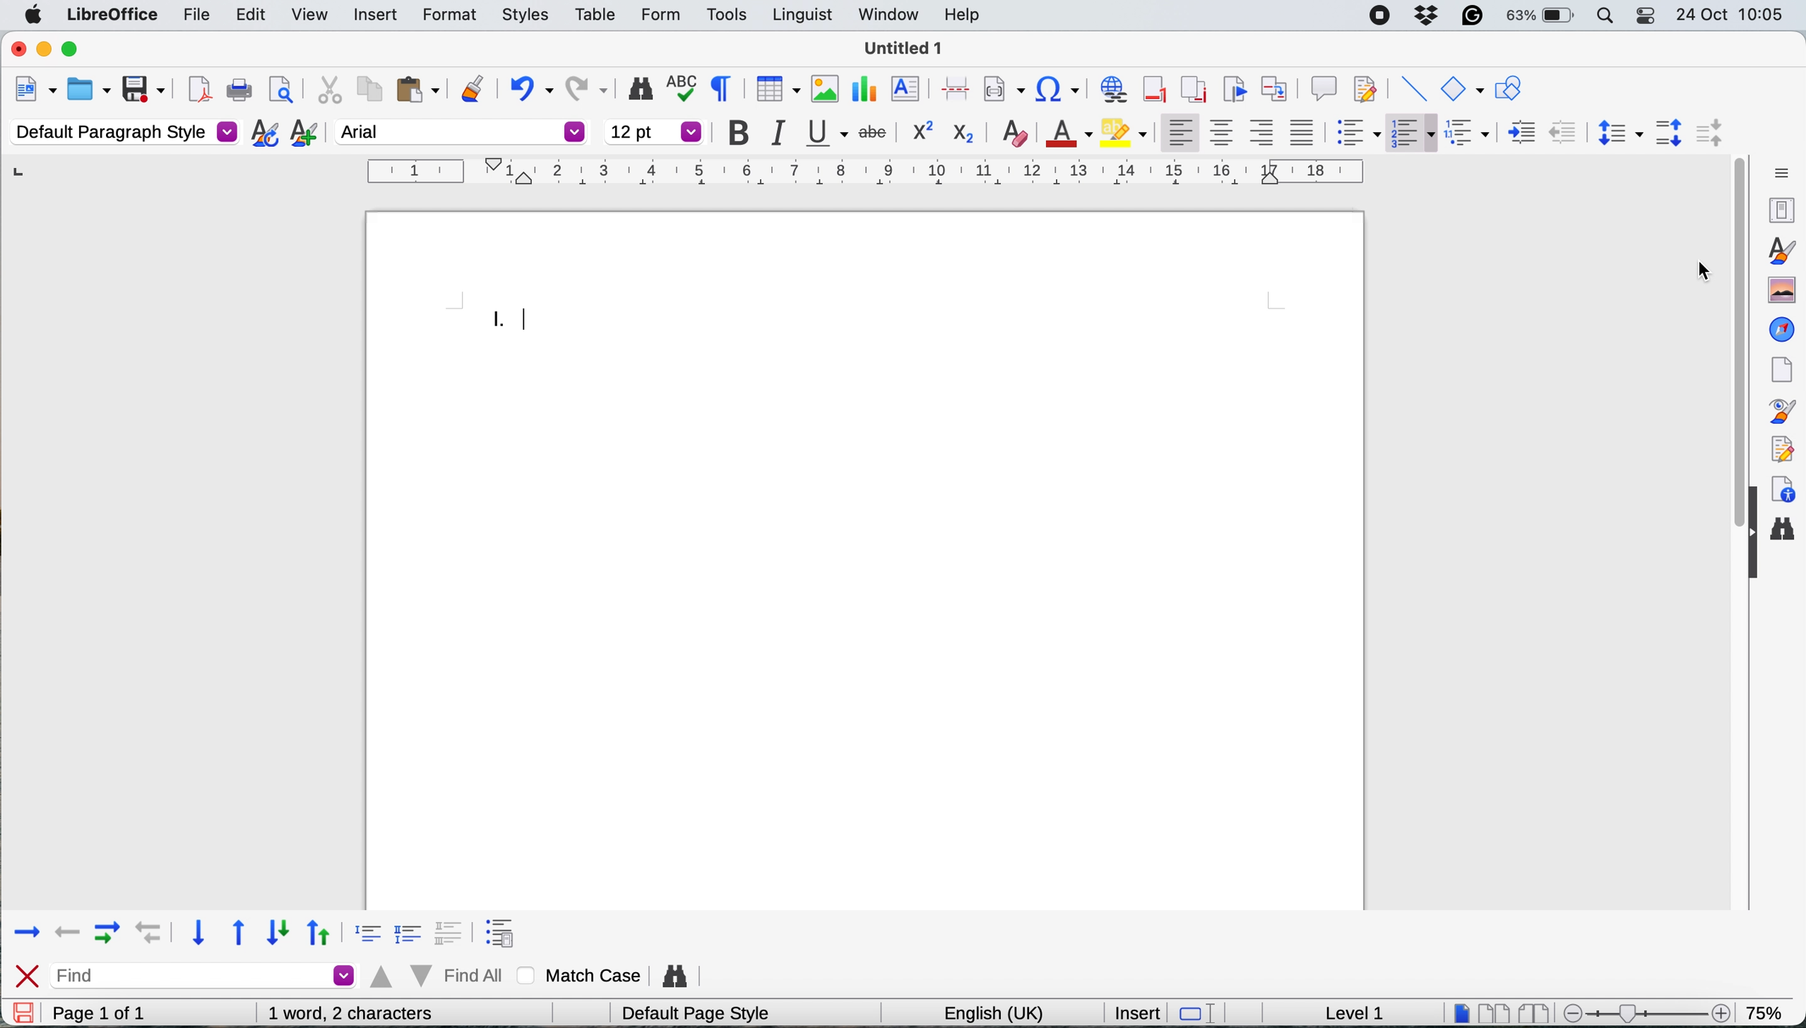 This screenshot has height=1028, width=1806. What do you see at coordinates (1564, 131) in the screenshot?
I see `increase indent` at bounding box center [1564, 131].